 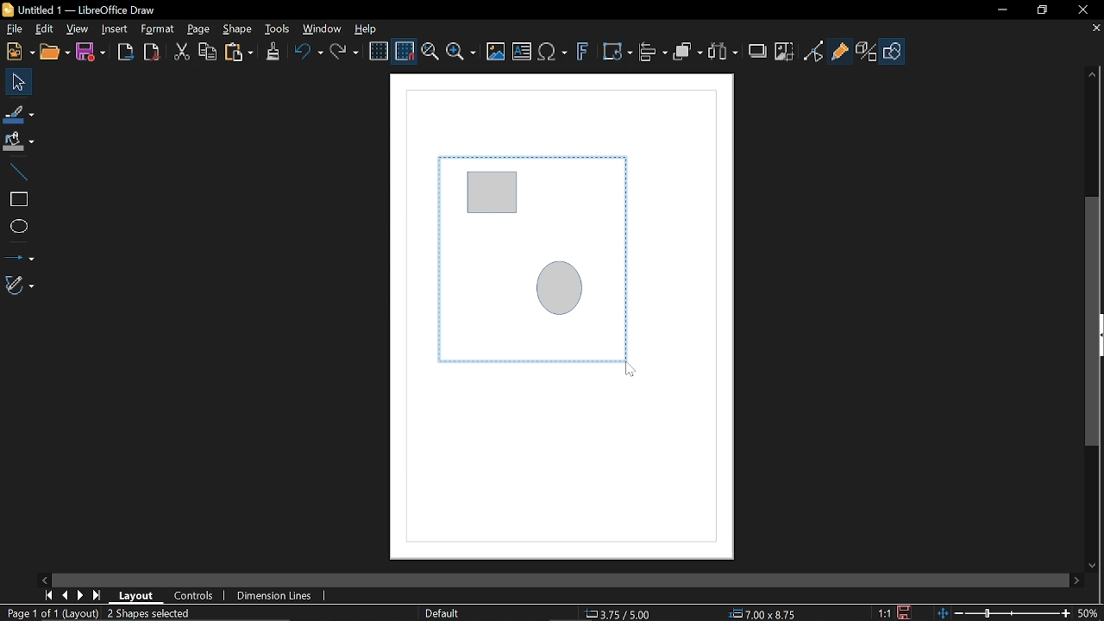 What do you see at coordinates (630, 371) in the screenshot?
I see `Cursor` at bounding box center [630, 371].